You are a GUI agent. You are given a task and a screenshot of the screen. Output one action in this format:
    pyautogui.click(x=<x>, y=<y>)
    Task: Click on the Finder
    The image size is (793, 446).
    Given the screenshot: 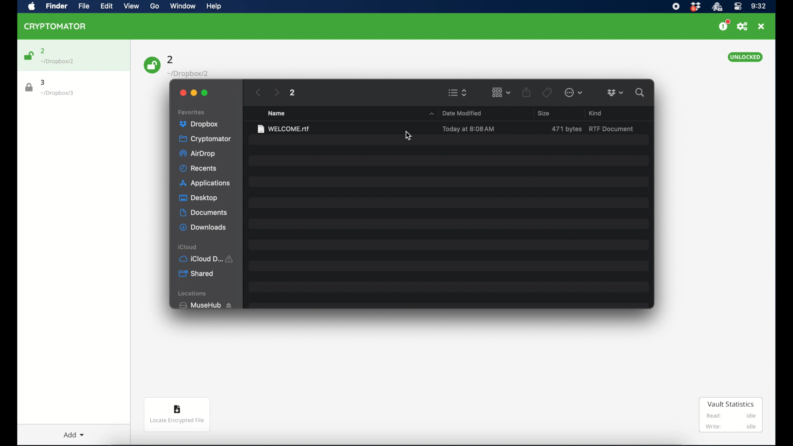 What is the action you would take?
    pyautogui.click(x=57, y=7)
    